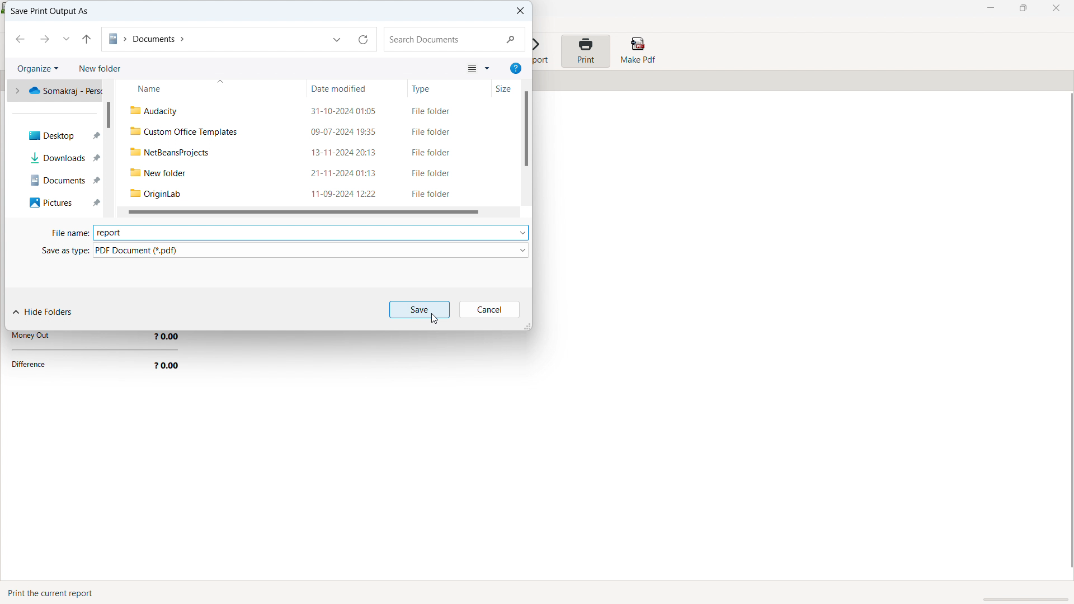  Describe the element at coordinates (67, 38) in the screenshot. I see `recent locations` at that location.